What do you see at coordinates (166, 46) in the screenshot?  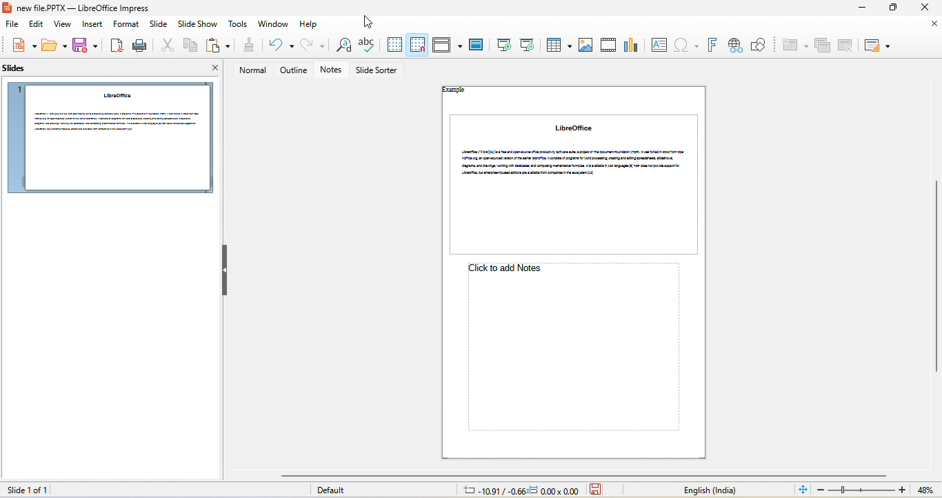 I see `cut` at bounding box center [166, 46].